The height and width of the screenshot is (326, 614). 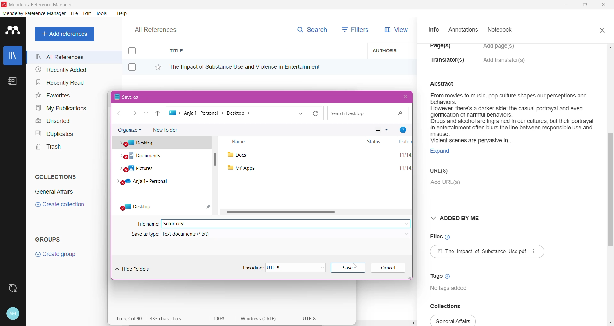 What do you see at coordinates (223, 319) in the screenshot?
I see `Zoom Level` at bounding box center [223, 319].